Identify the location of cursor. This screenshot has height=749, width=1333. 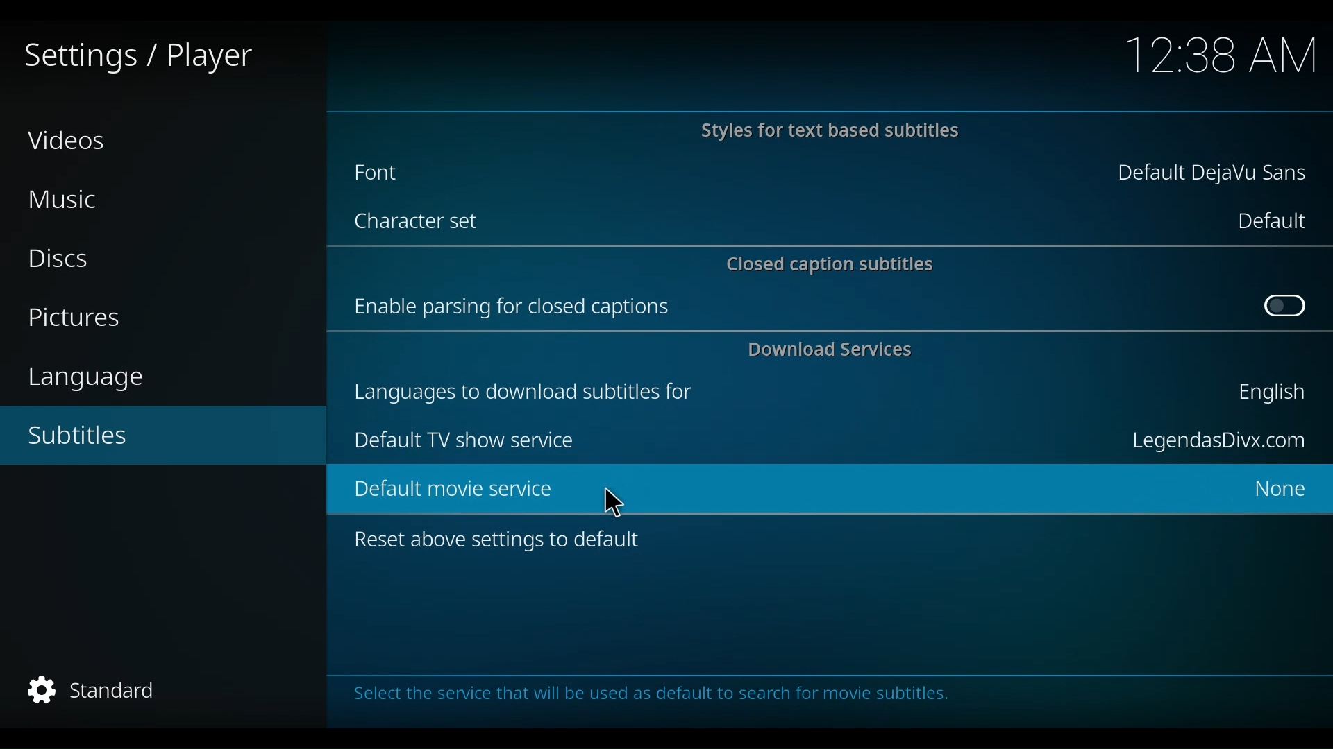
(614, 501).